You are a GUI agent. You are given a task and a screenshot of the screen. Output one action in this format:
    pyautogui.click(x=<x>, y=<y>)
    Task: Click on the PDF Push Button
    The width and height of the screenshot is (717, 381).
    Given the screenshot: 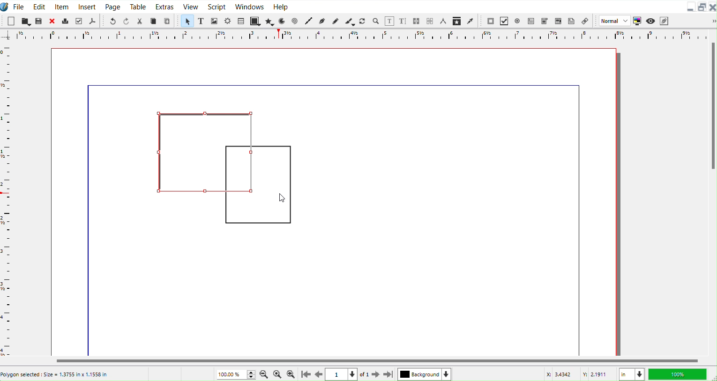 What is the action you would take?
    pyautogui.click(x=490, y=21)
    